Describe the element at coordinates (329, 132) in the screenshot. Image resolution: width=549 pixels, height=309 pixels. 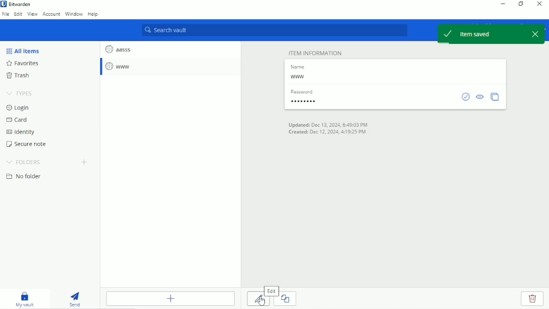
I see `Created on` at that location.